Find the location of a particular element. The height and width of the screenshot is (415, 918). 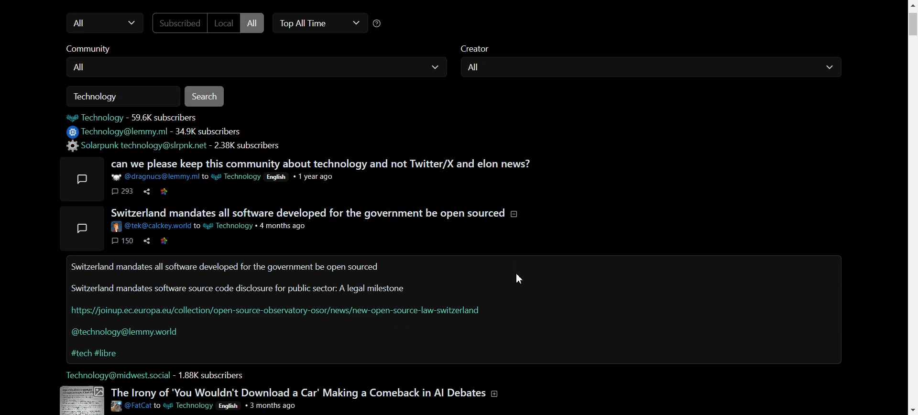

@technology@lemmy.world is located at coordinates (127, 334).